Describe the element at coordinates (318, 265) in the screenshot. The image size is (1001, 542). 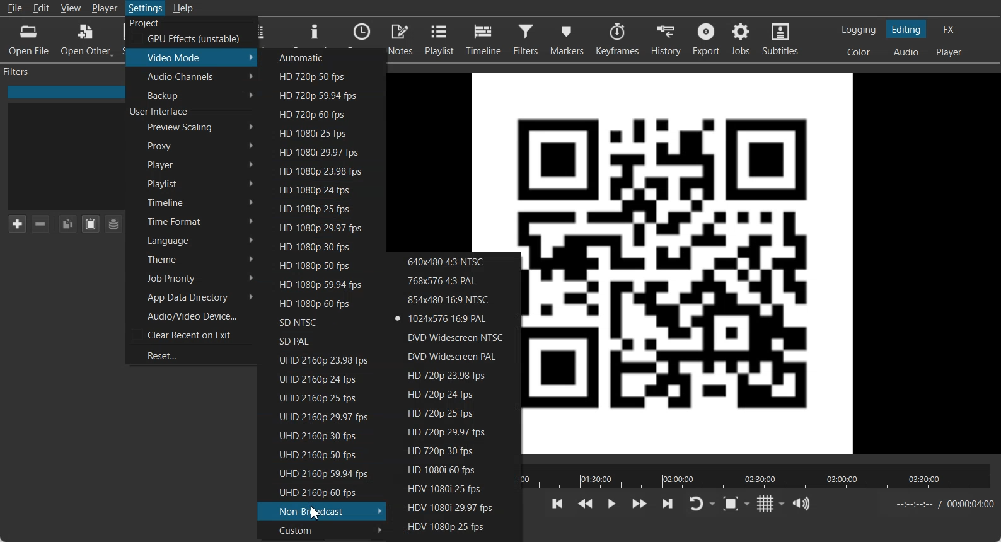
I see `HD 1080p 50 fps` at that location.